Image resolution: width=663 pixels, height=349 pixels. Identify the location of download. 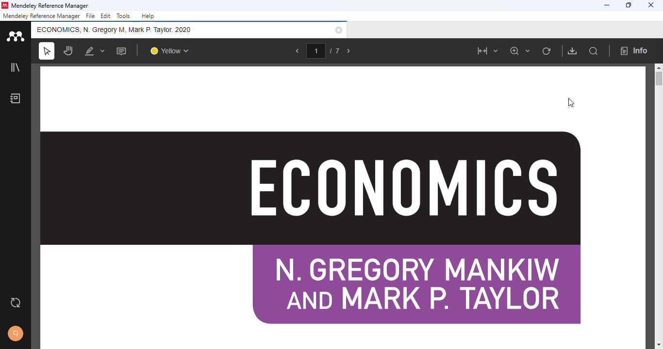
(572, 51).